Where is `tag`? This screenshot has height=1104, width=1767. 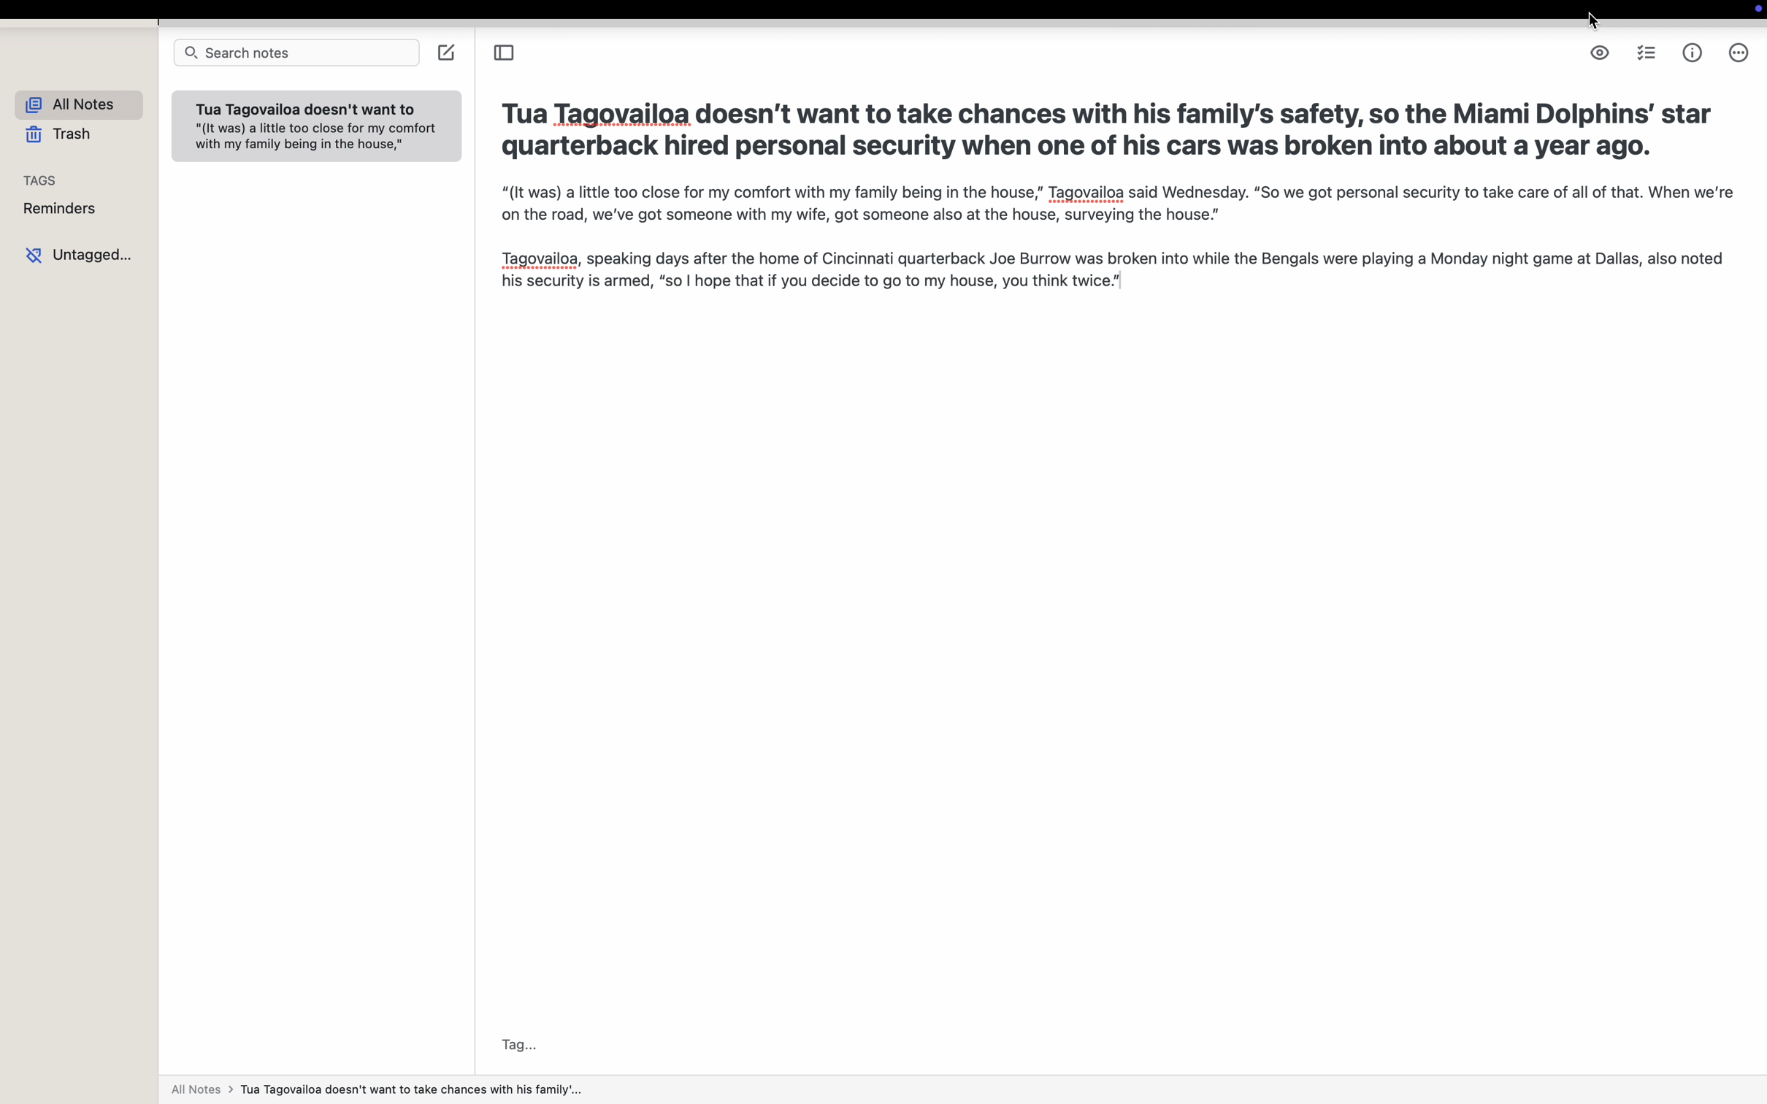 tag is located at coordinates (518, 1041).